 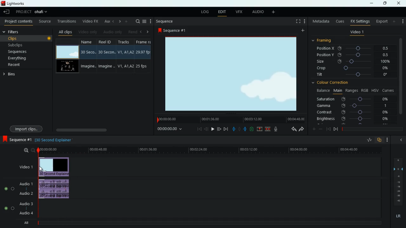 I want to click on video, so click(x=68, y=52).